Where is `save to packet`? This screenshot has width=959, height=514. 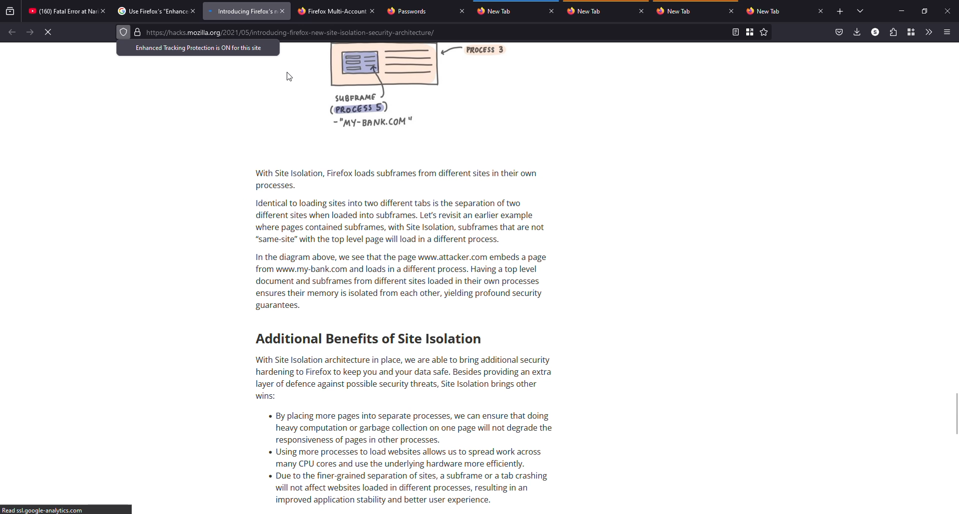 save to packet is located at coordinates (838, 32).